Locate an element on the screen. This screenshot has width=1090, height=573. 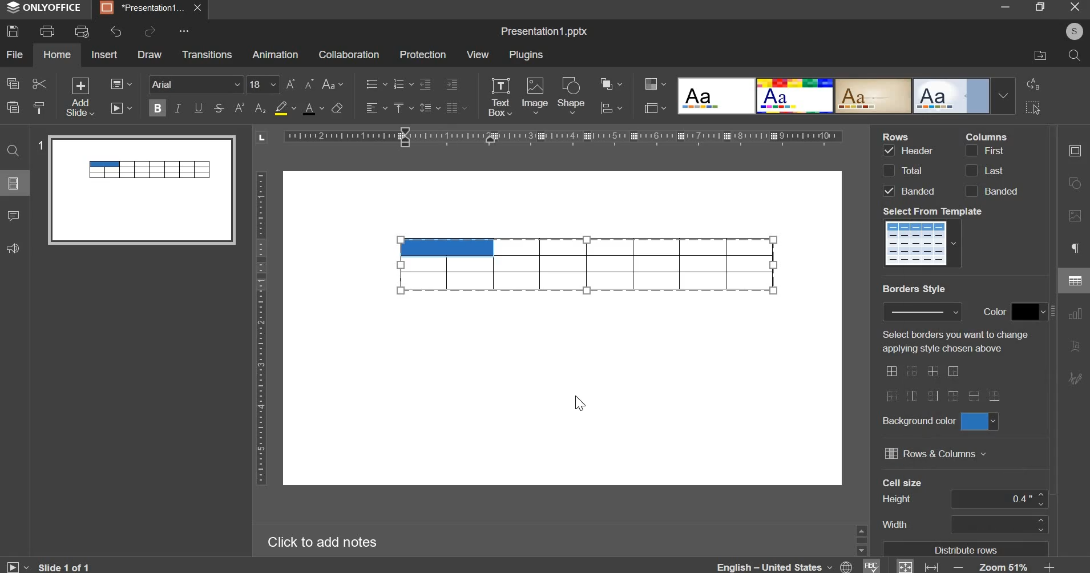
slide size is located at coordinates (655, 107).